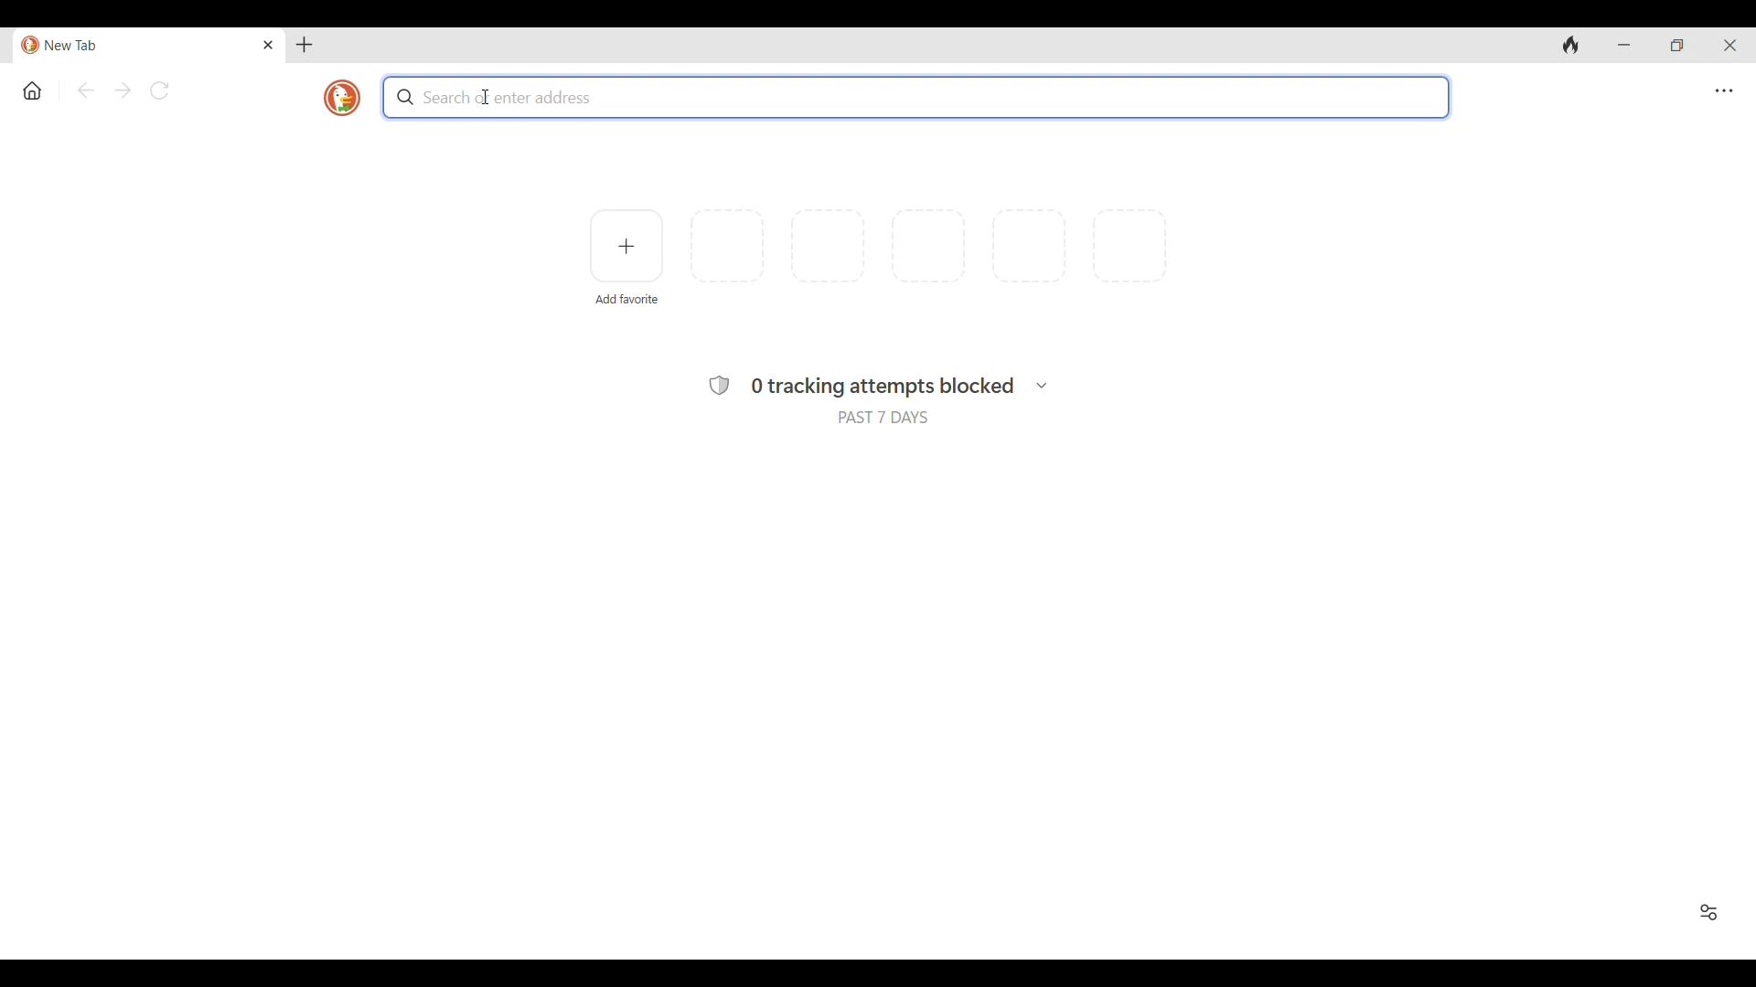 The width and height of the screenshot is (1756, 987). What do you see at coordinates (928, 246) in the screenshot?
I see `More space to add favorites` at bounding box center [928, 246].